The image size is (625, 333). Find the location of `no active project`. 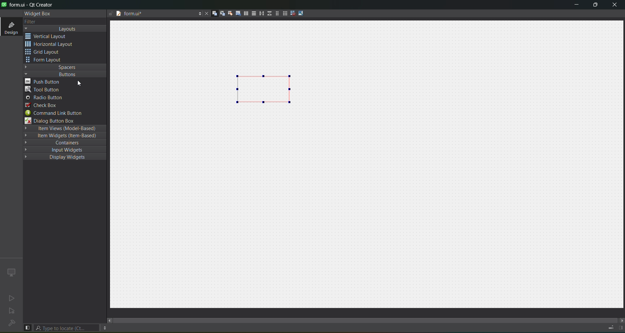

no active project is located at coordinates (12, 312).